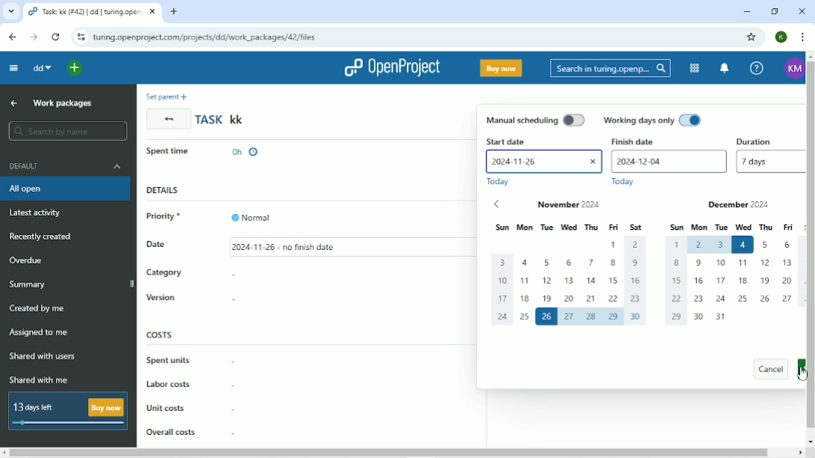 This screenshot has width=815, height=458. What do you see at coordinates (192, 275) in the screenshot?
I see `Category` at bounding box center [192, 275].